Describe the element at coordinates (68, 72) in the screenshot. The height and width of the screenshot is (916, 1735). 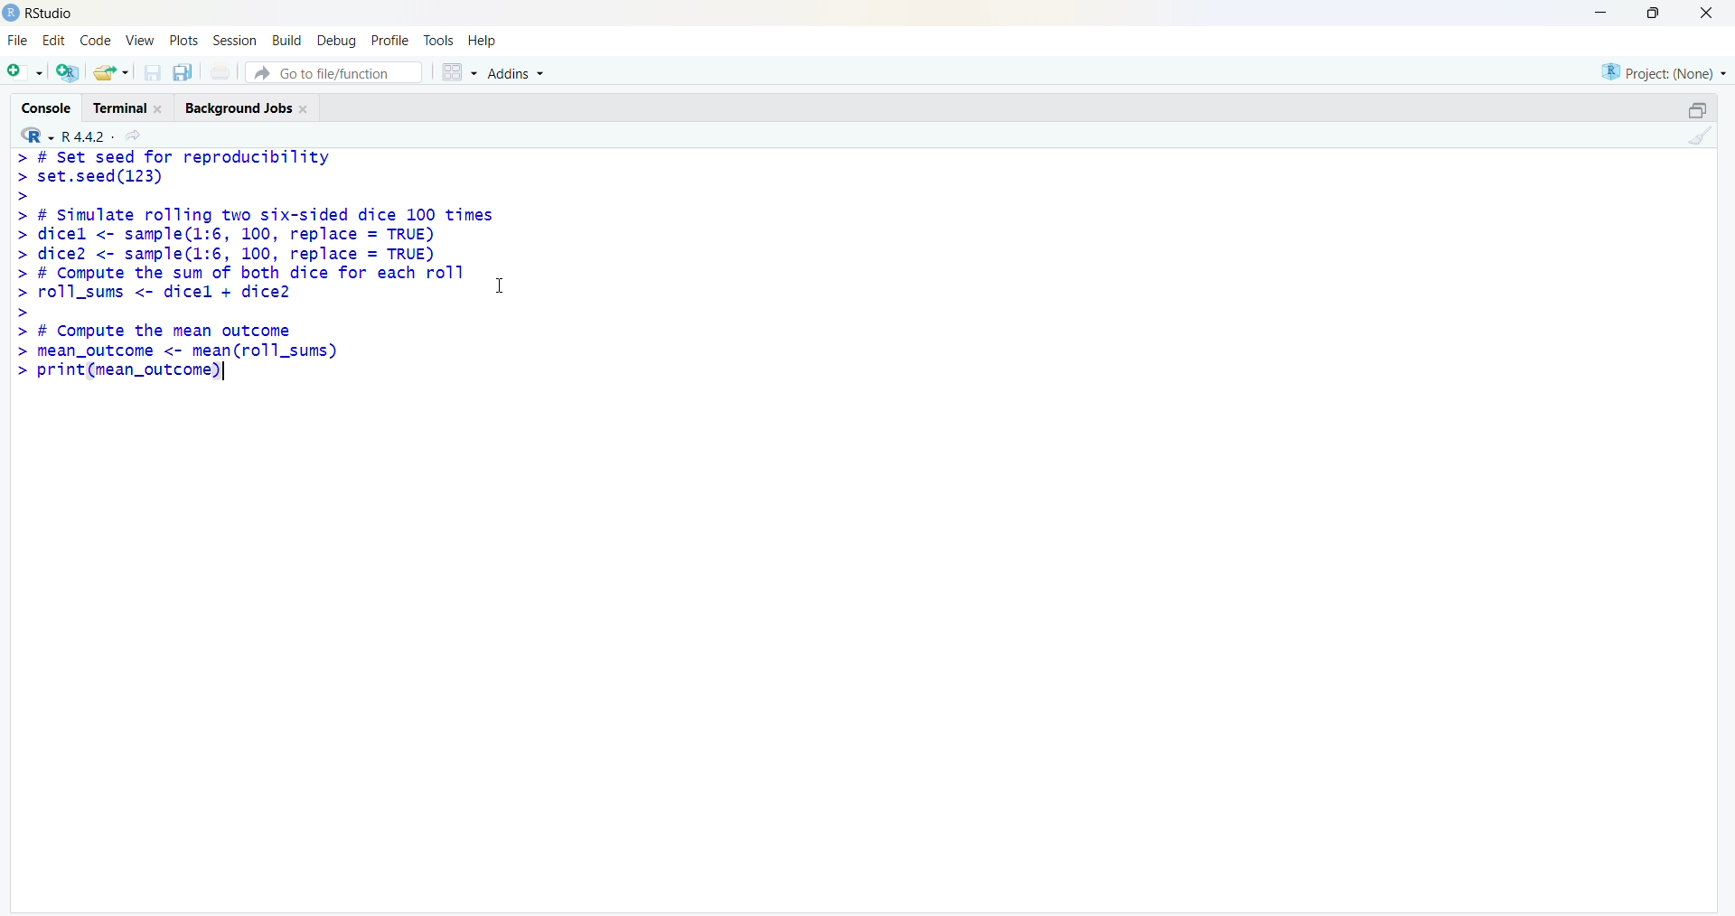
I see `add R file` at that location.